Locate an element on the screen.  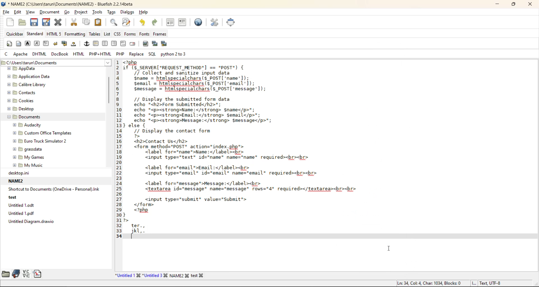
frames is located at coordinates (160, 34).